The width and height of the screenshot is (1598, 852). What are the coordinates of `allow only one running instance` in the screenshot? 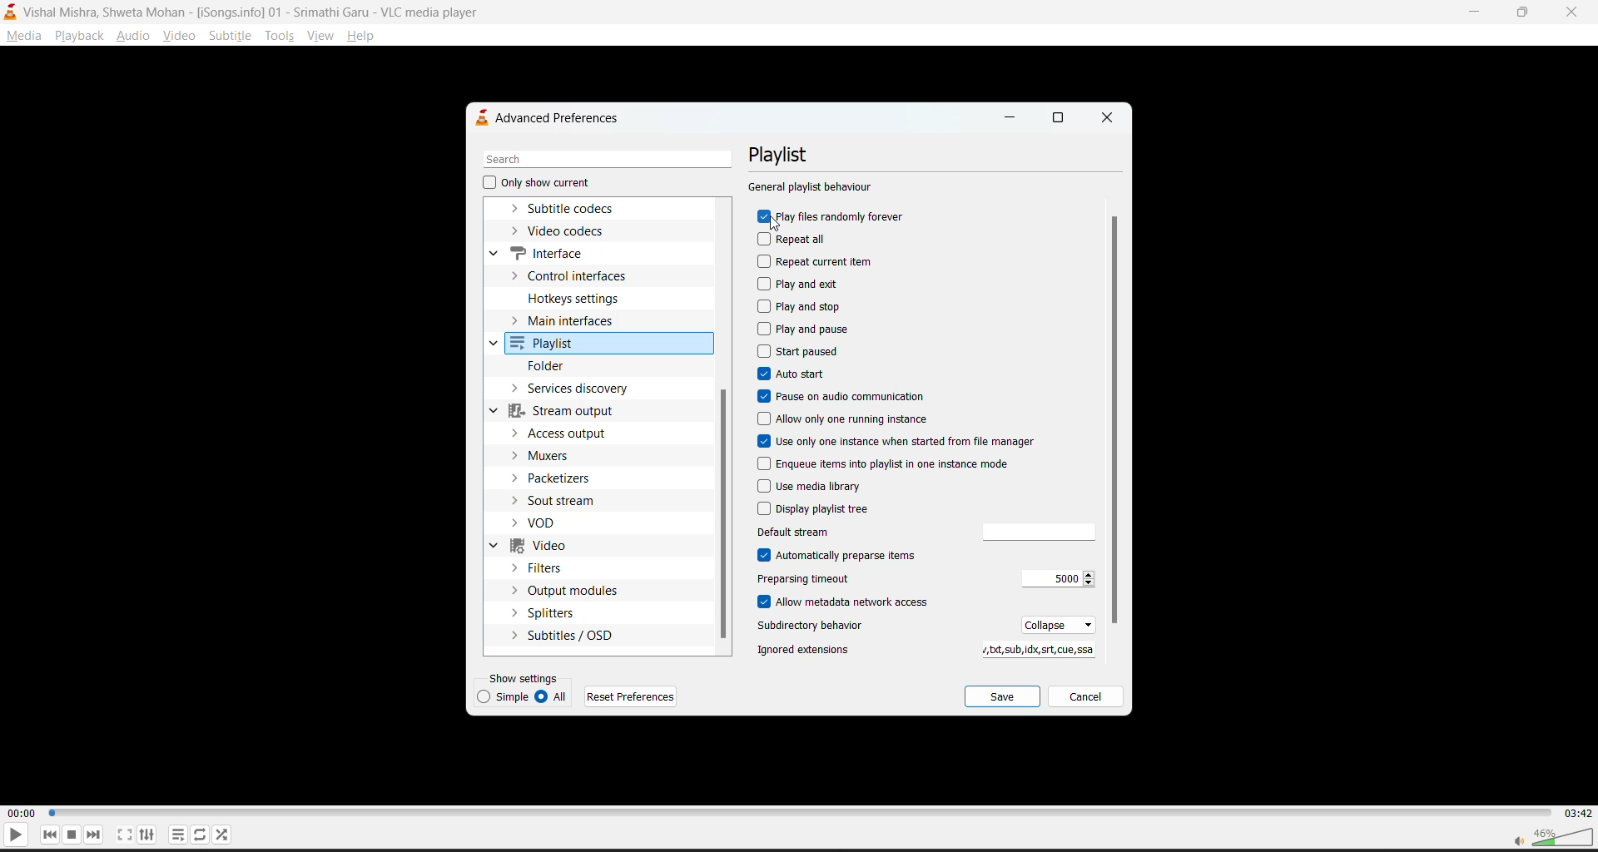 It's located at (843, 422).